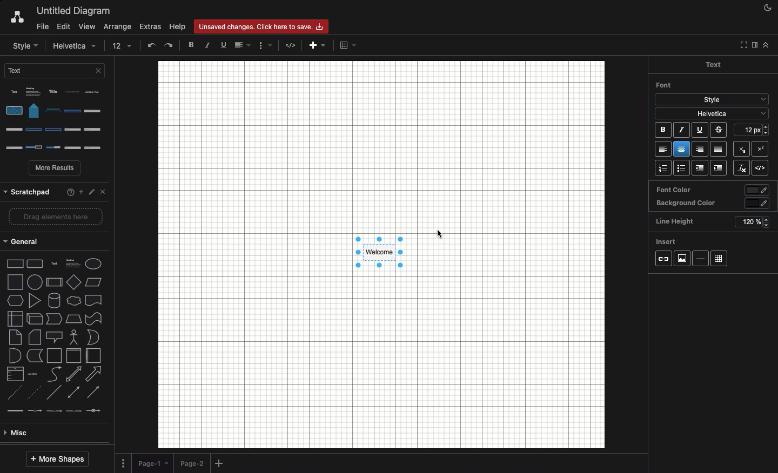 The height and width of the screenshot is (473, 778). Describe the element at coordinates (740, 149) in the screenshot. I see `Subscript` at that location.